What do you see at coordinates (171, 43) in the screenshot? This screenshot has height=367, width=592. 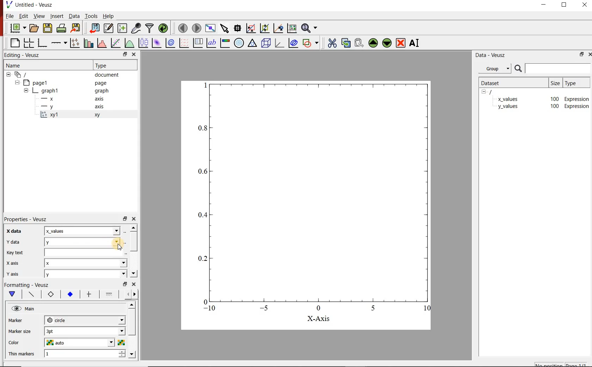 I see `plot 2d dataset as contours` at bounding box center [171, 43].